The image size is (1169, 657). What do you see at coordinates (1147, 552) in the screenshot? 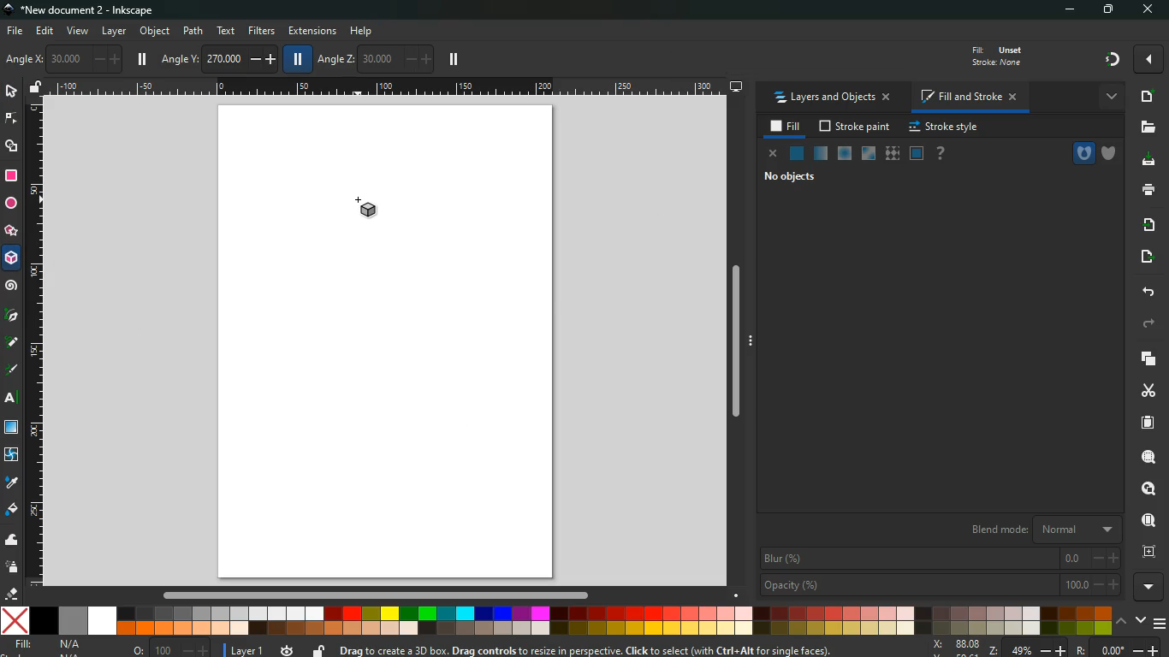
I see `frame` at bounding box center [1147, 552].